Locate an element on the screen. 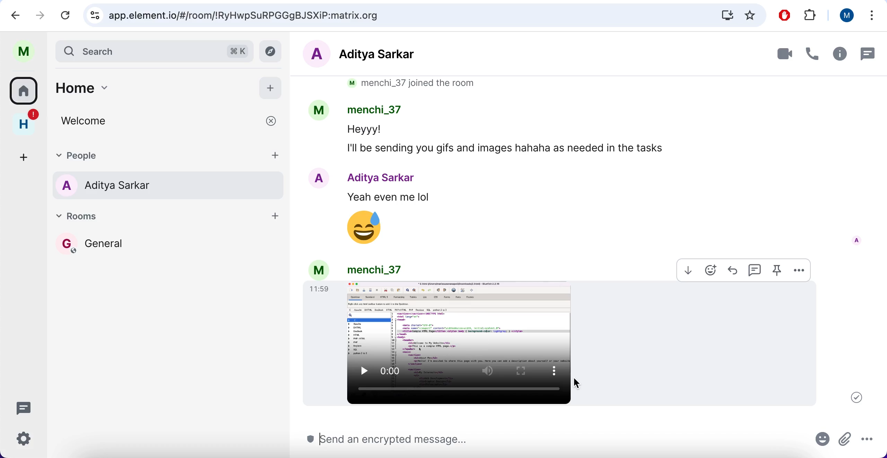 The image size is (887, 458). view archive is located at coordinates (273, 52).